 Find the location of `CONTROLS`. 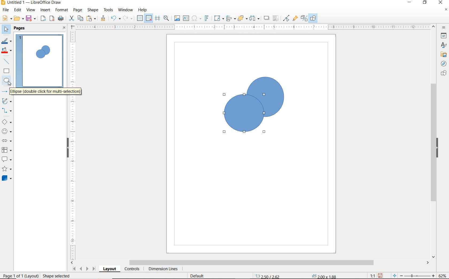

CONTROLS is located at coordinates (133, 269).